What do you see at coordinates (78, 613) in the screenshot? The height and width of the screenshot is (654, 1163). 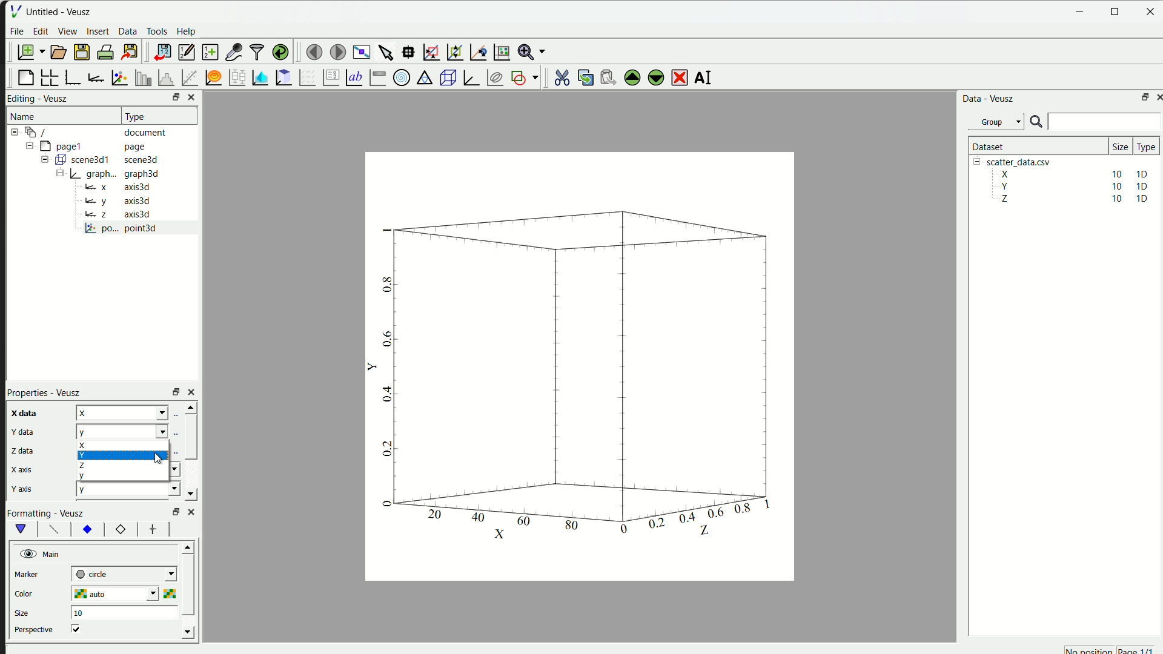 I see `10` at bounding box center [78, 613].